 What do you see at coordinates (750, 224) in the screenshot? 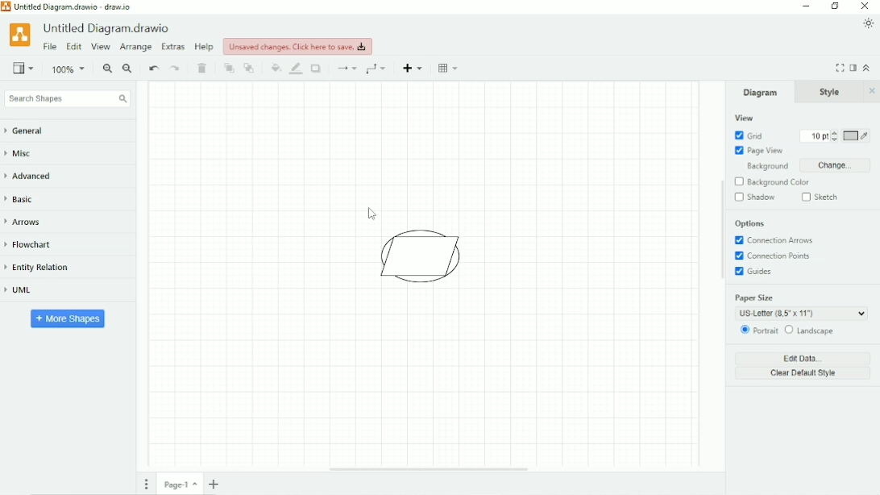
I see `Options` at bounding box center [750, 224].